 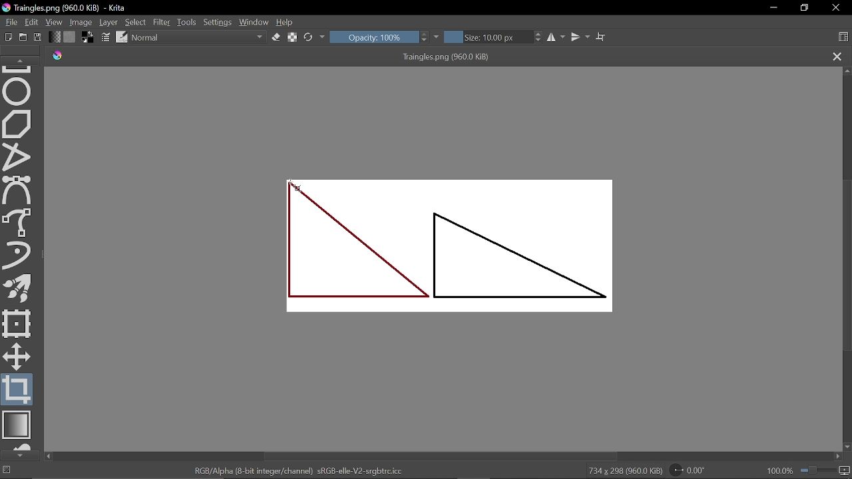 What do you see at coordinates (89, 37) in the screenshot?
I see `Foreground color` at bounding box center [89, 37].